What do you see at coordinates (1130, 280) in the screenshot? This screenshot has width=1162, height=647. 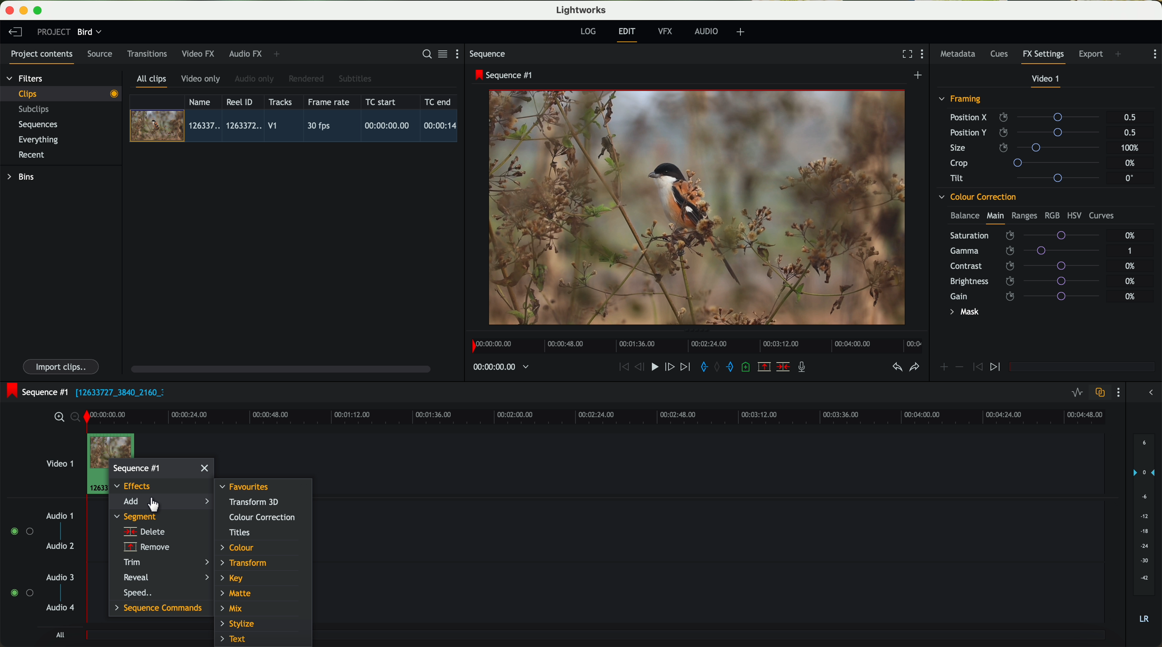 I see `0%` at bounding box center [1130, 280].